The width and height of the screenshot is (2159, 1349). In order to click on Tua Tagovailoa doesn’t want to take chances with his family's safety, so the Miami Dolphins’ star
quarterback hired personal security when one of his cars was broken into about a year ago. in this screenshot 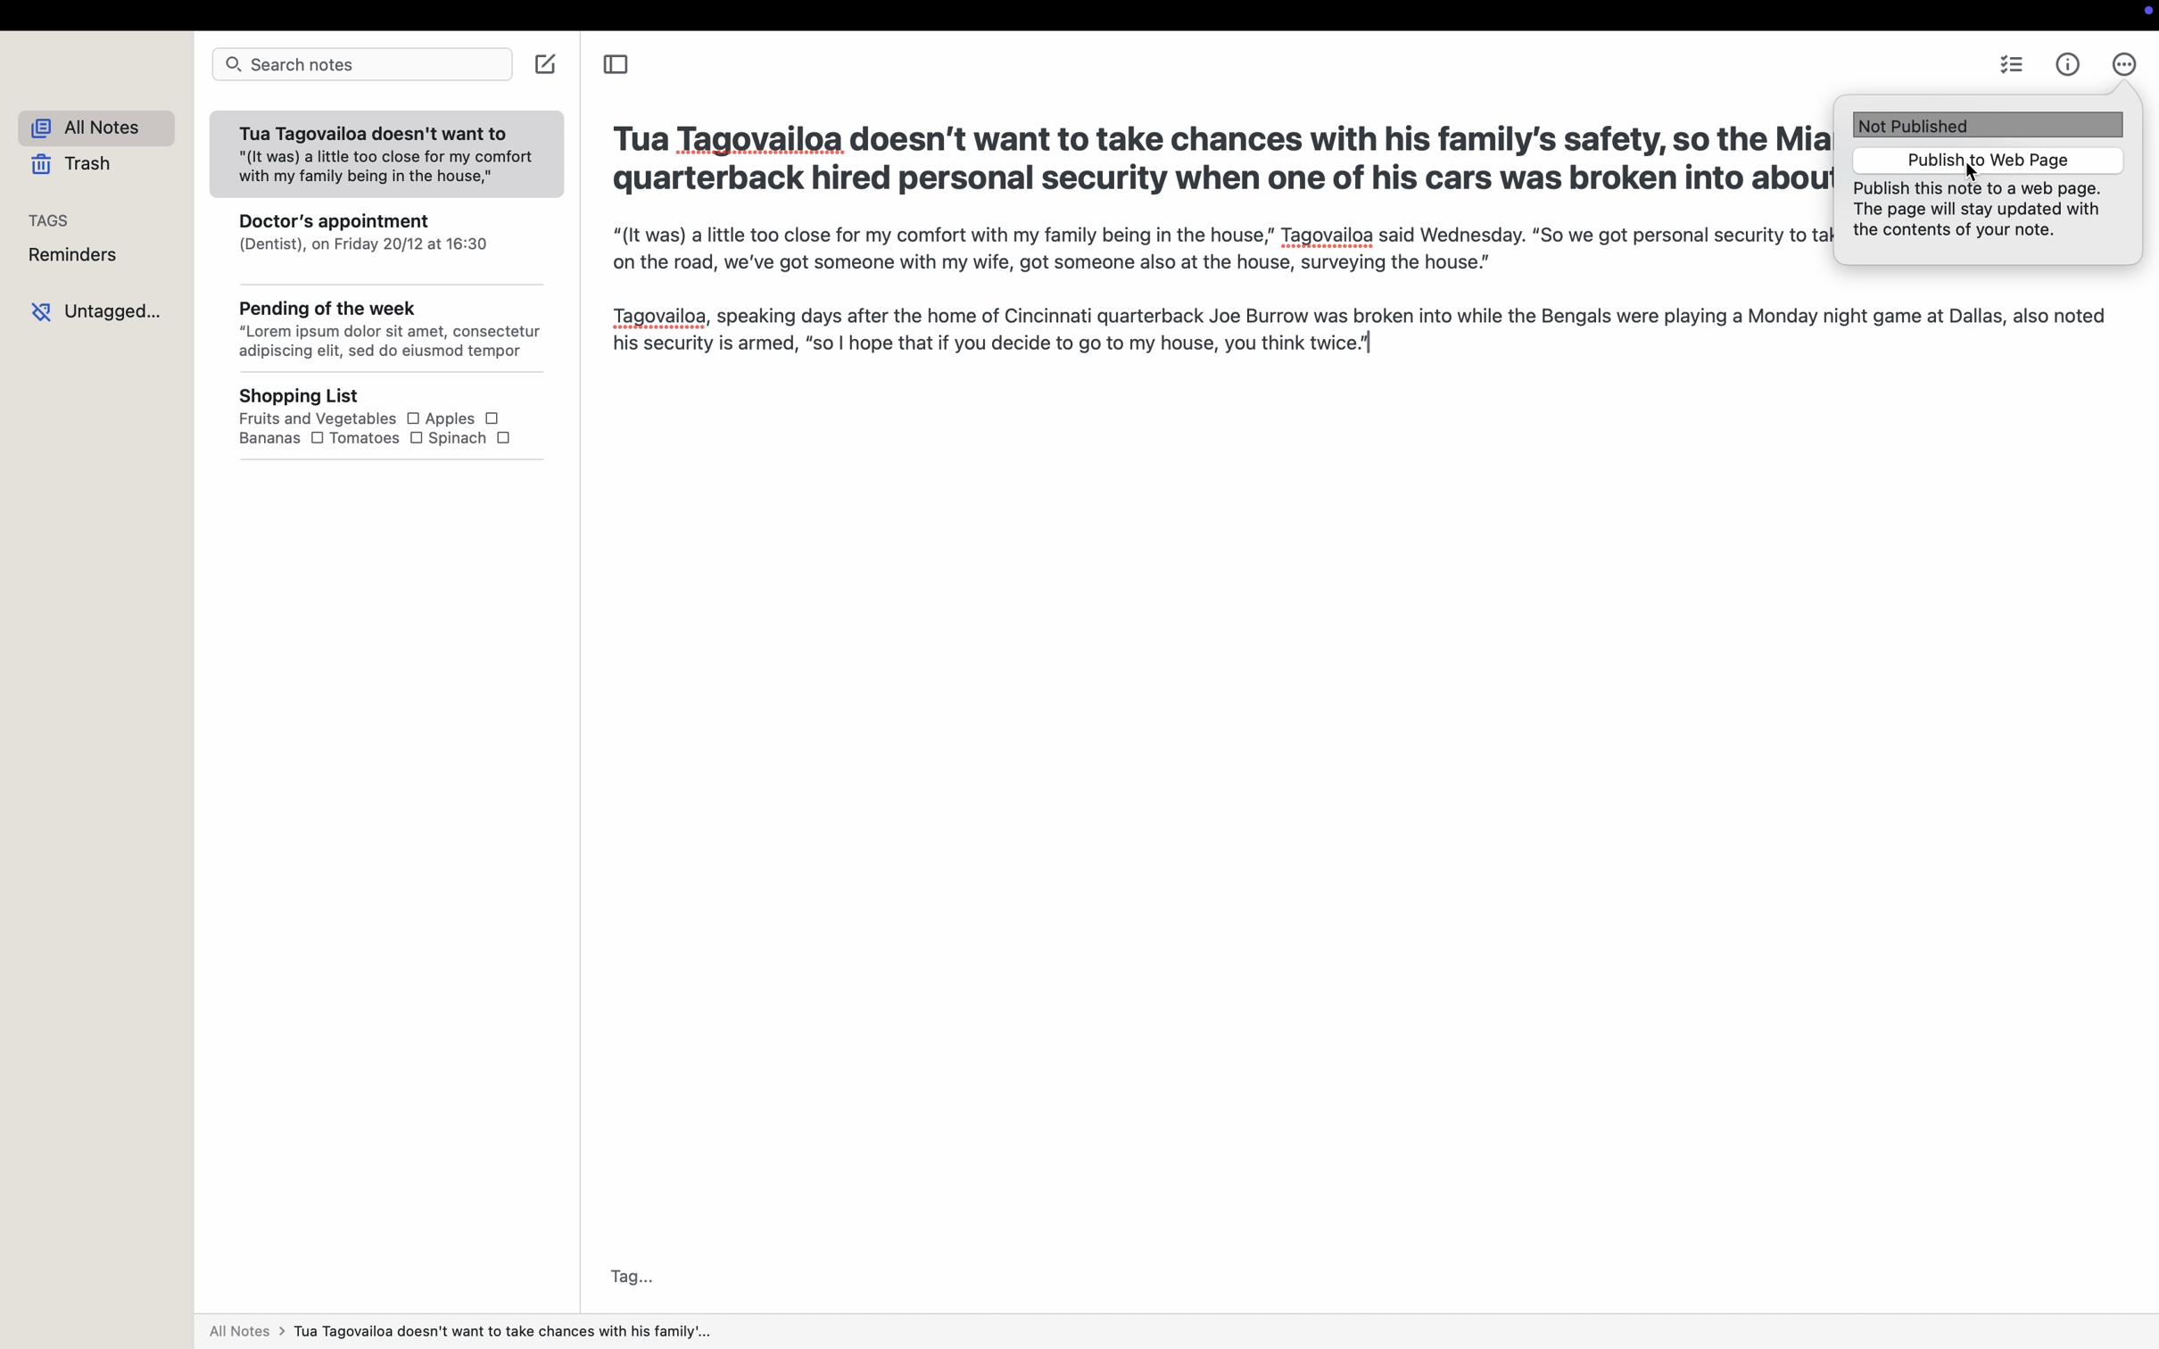, I will do `click(1211, 164)`.